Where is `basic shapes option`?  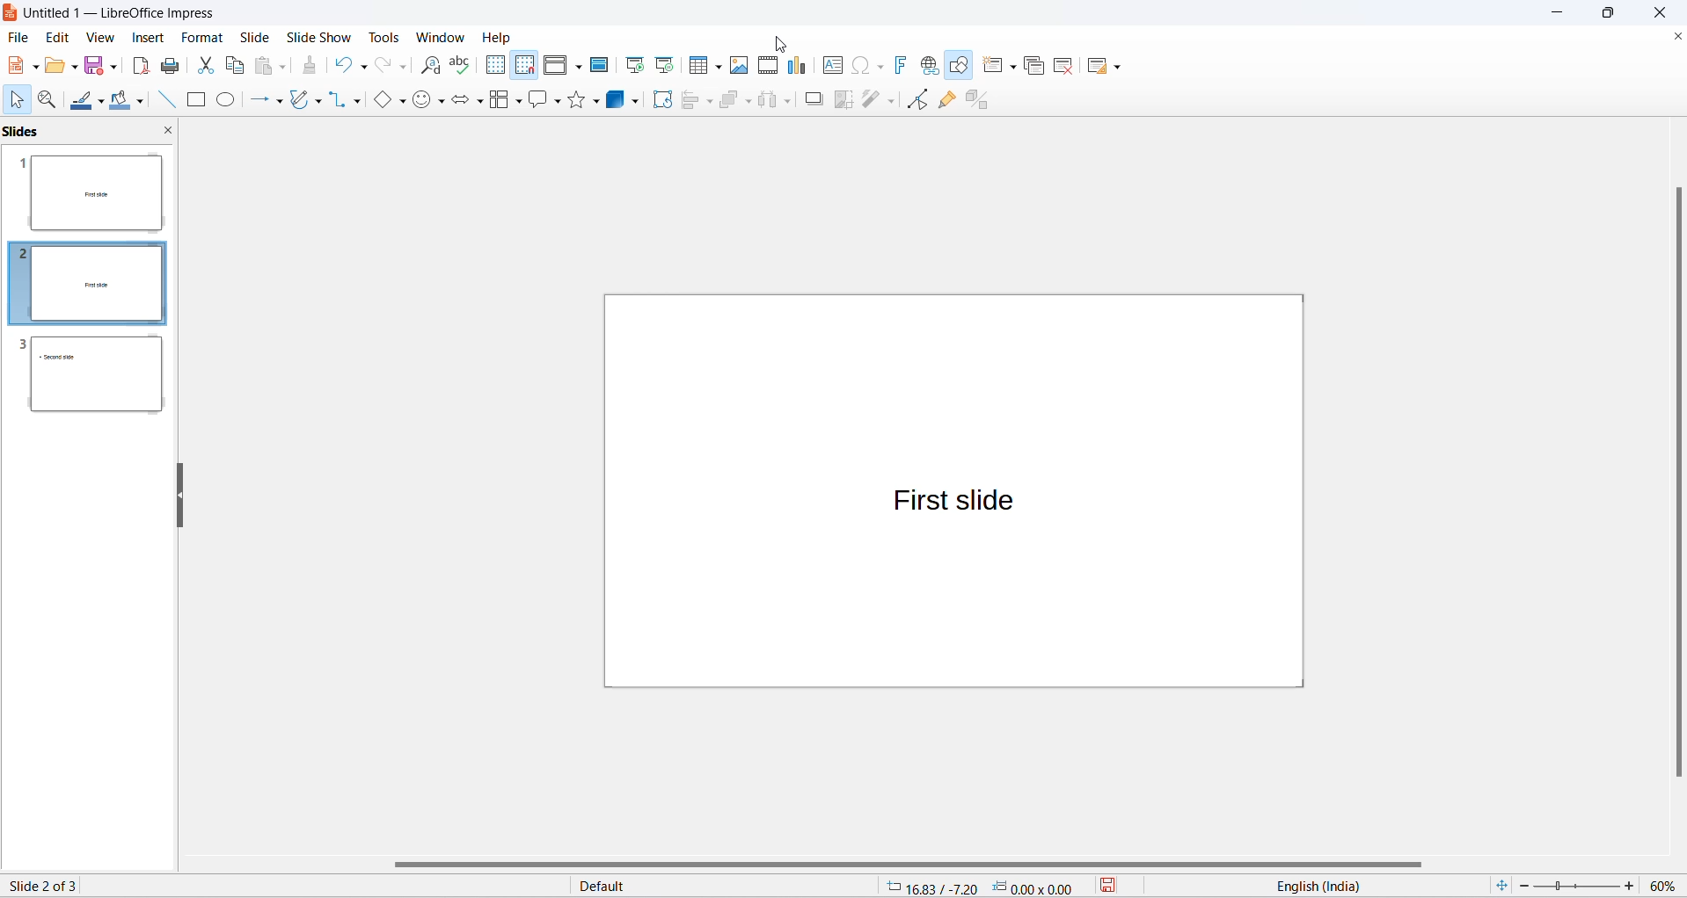 basic shapes option is located at coordinates (401, 102).